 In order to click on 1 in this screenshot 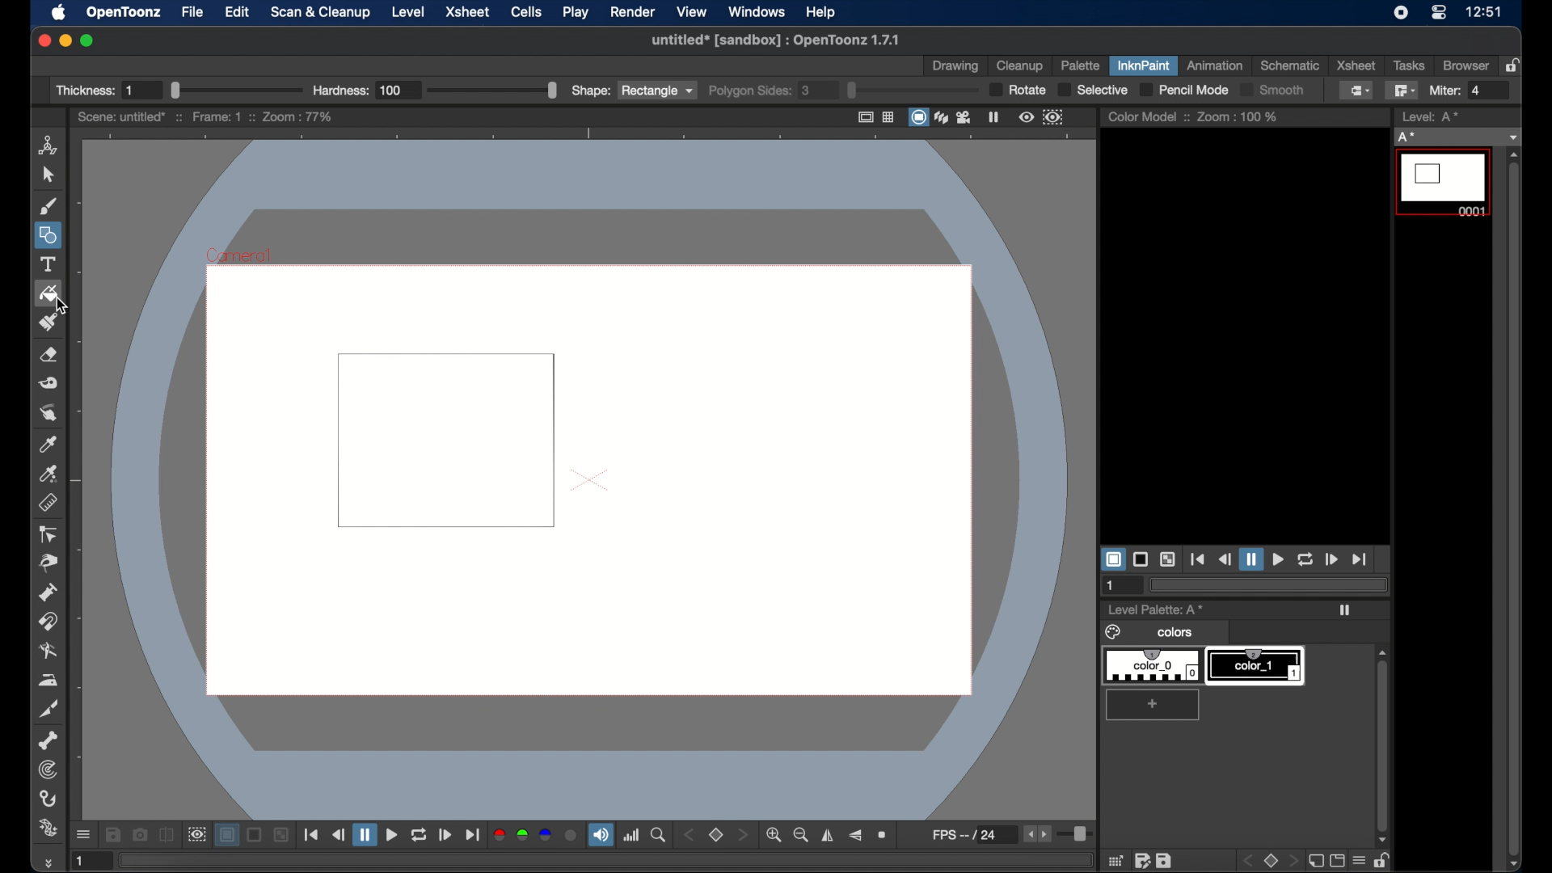, I will do `click(1111, 586)`.